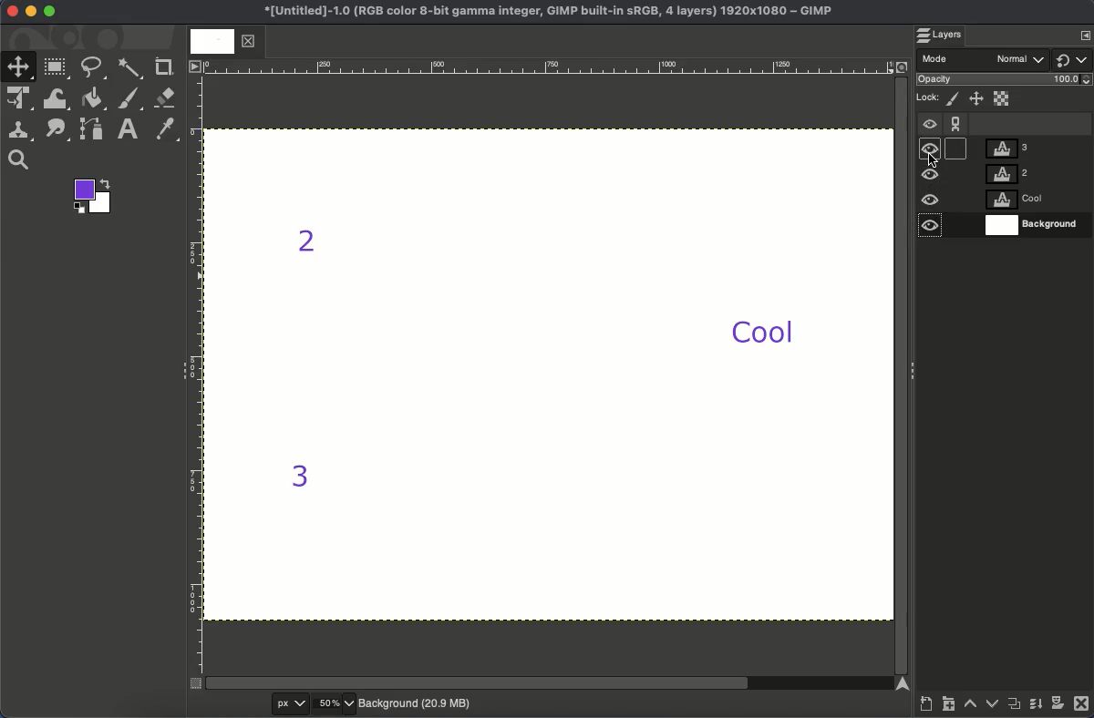 This screenshot has width=1094, height=718. Describe the element at coordinates (548, 67) in the screenshot. I see `Ruler` at that location.